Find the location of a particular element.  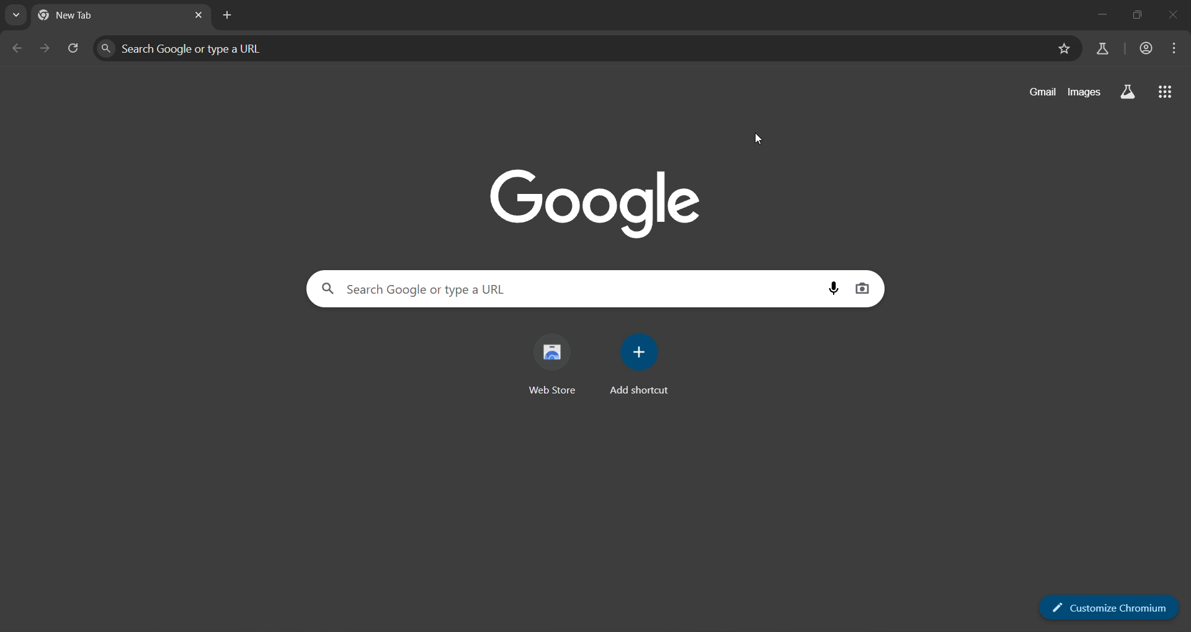

restore down is located at coordinates (1097, 14).